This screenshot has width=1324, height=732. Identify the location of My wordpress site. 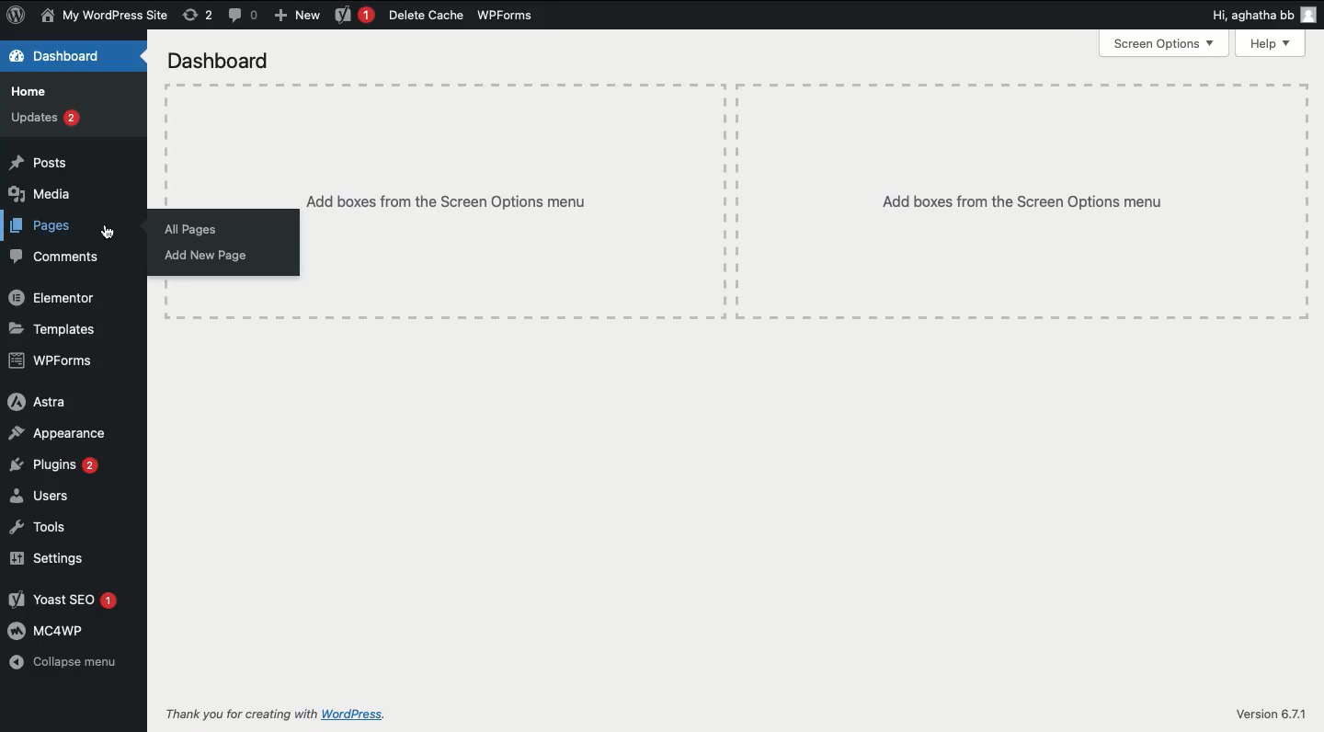
(107, 17).